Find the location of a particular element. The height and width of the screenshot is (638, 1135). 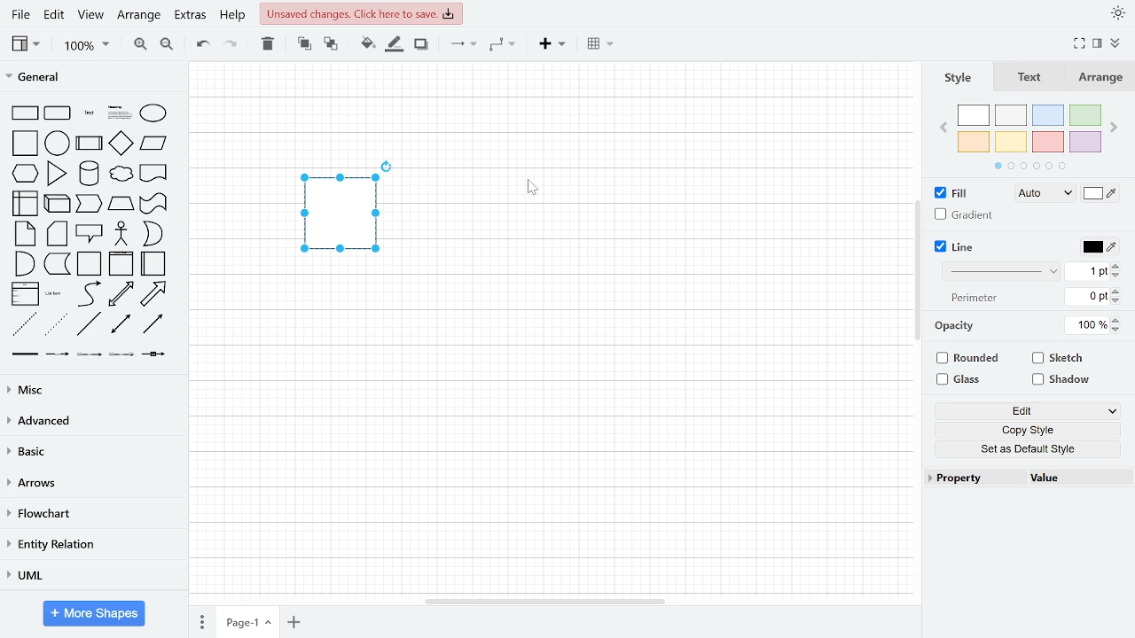

trapezoid is located at coordinates (121, 203).